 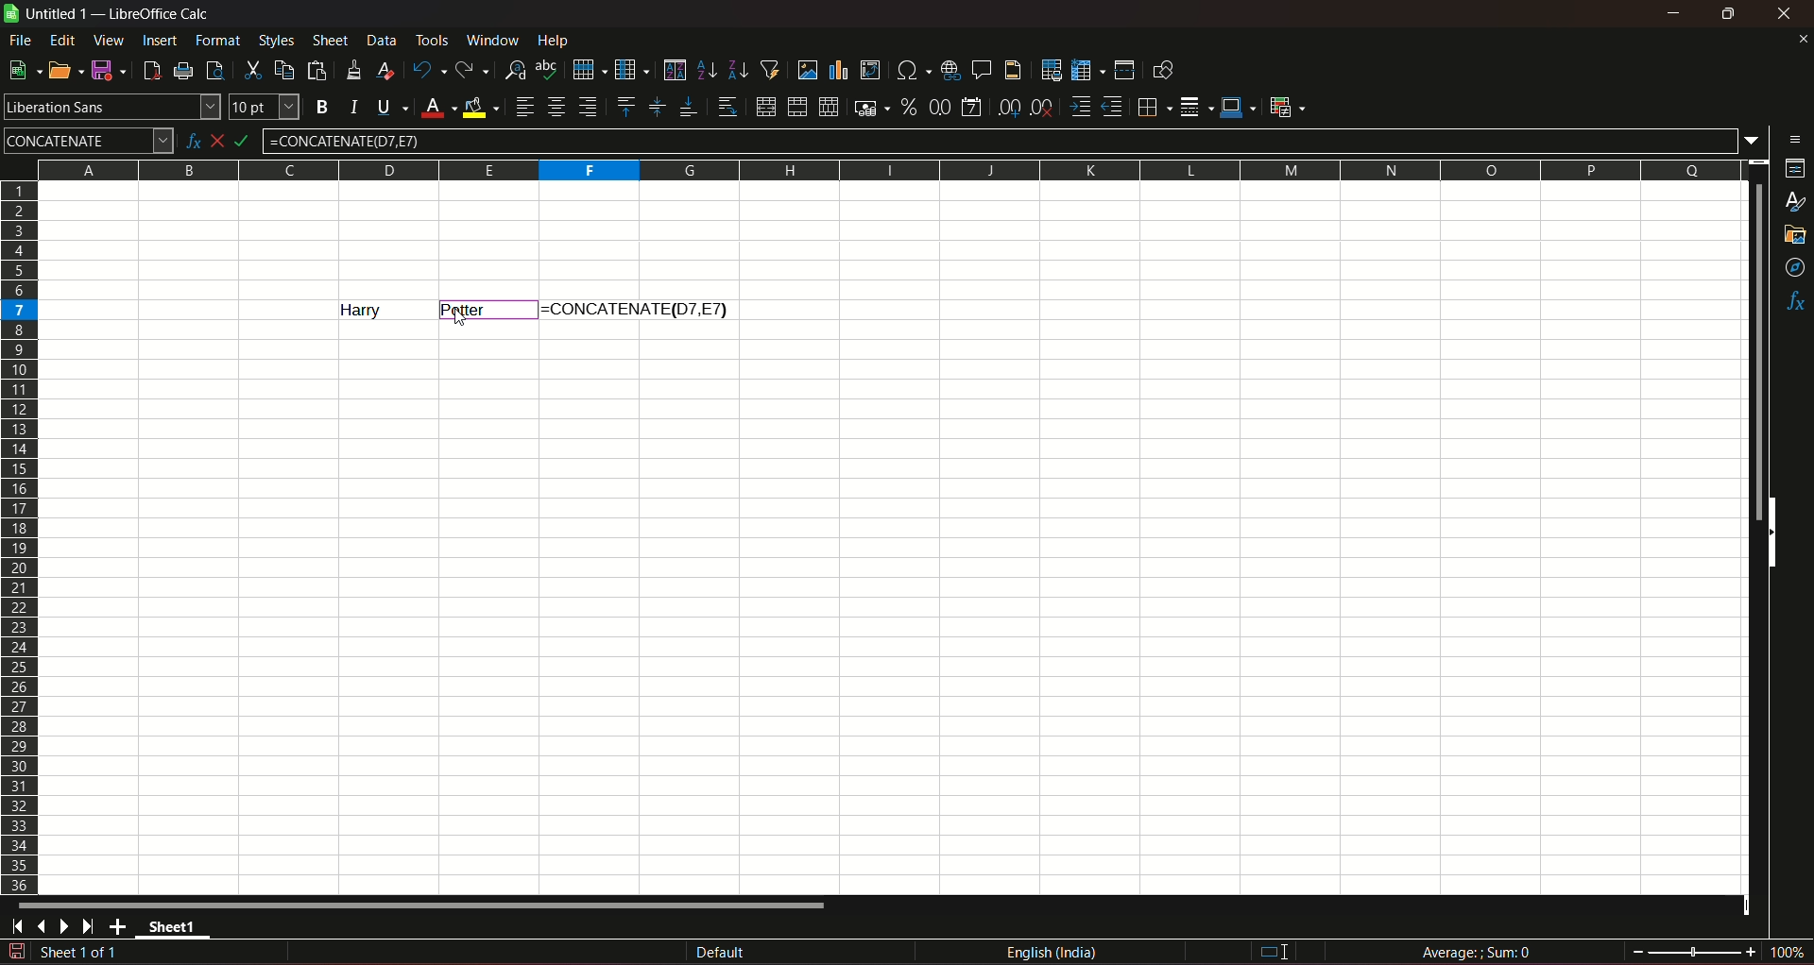 What do you see at coordinates (351, 310) in the screenshot?
I see `text` at bounding box center [351, 310].